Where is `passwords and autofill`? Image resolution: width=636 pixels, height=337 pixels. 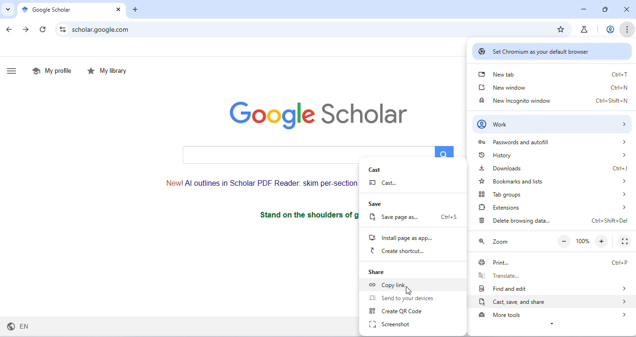 passwords and autofill is located at coordinates (553, 142).